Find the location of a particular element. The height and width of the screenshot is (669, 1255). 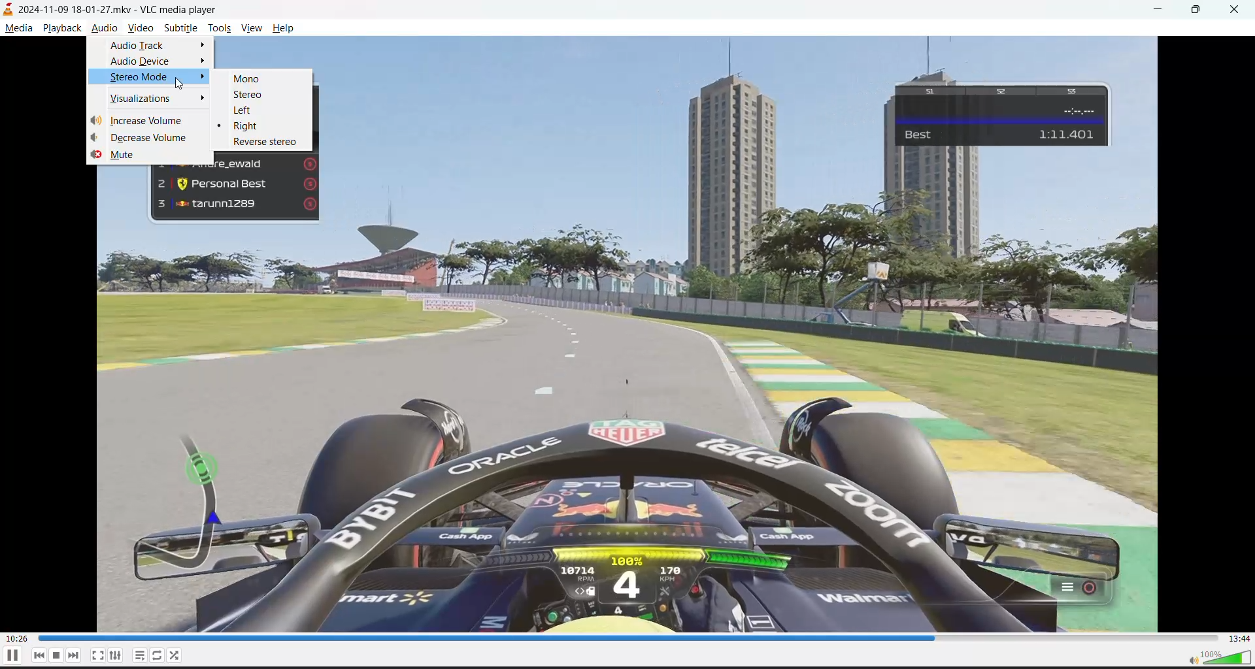

playlists is located at coordinates (140, 656).